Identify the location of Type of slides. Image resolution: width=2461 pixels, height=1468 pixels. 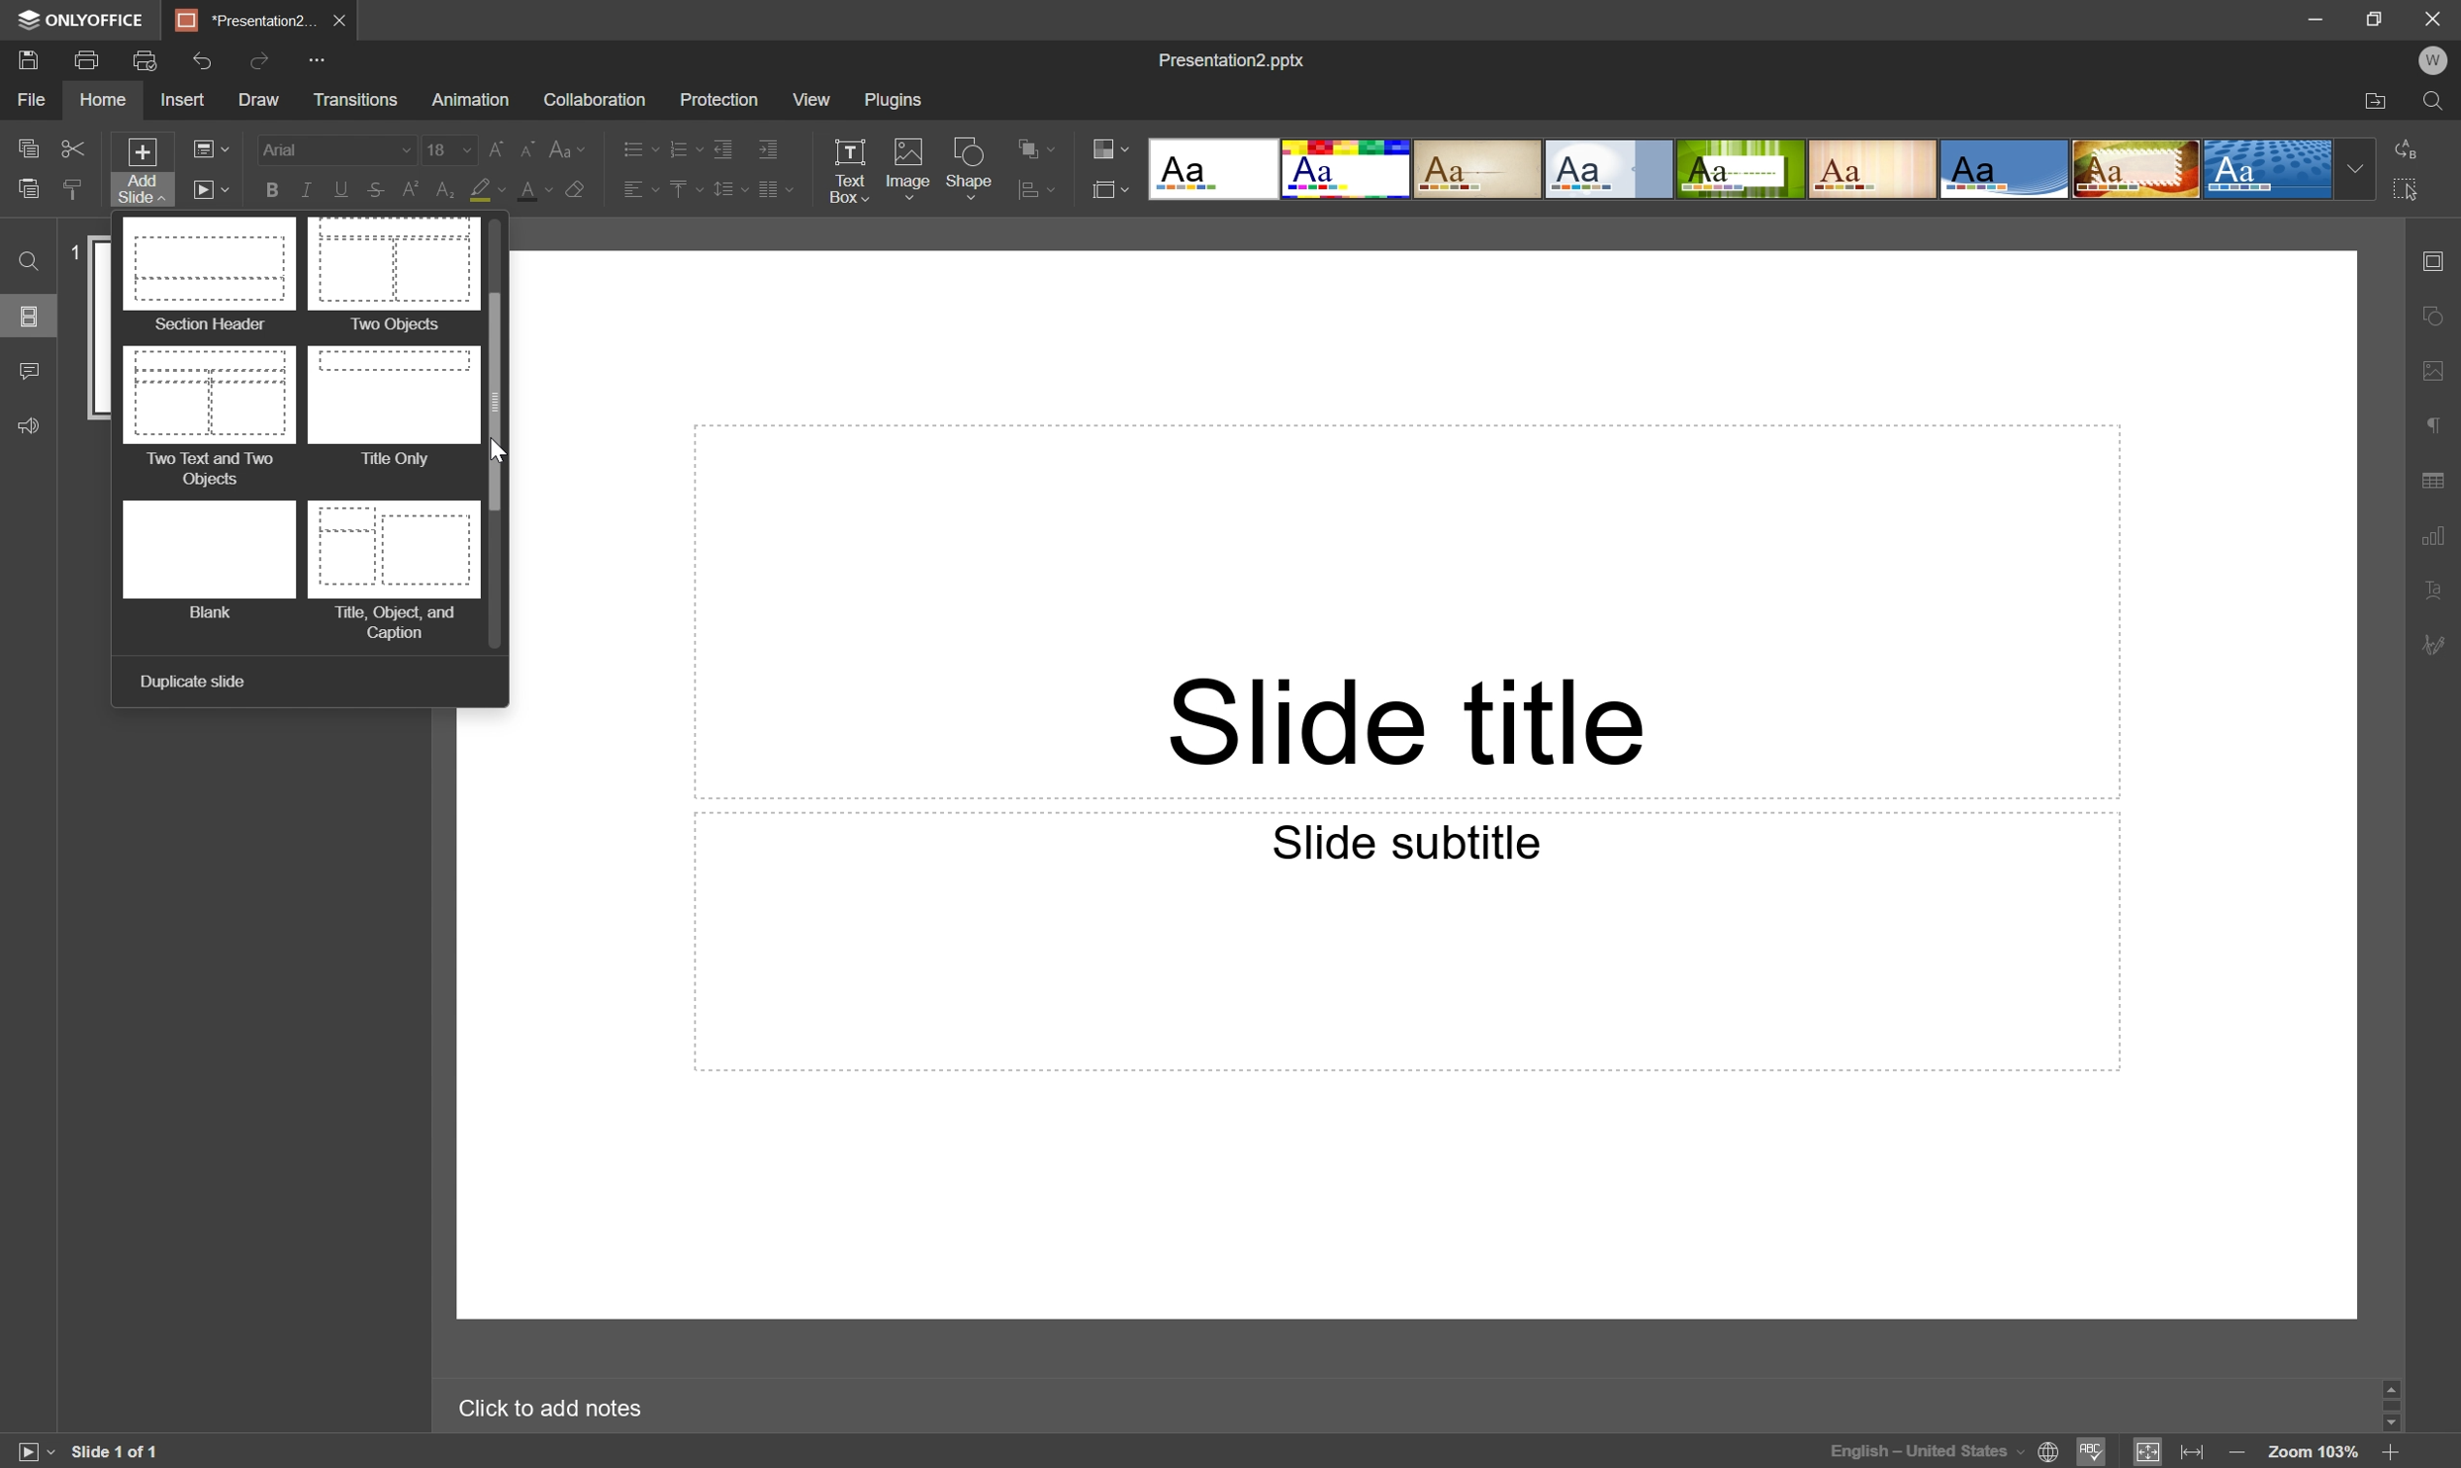
(297, 432).